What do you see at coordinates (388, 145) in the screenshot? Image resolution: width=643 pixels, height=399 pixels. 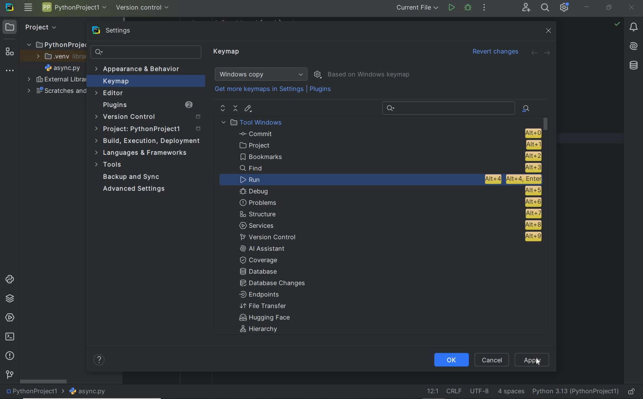 I see `project` at bounding box center [388, 145].